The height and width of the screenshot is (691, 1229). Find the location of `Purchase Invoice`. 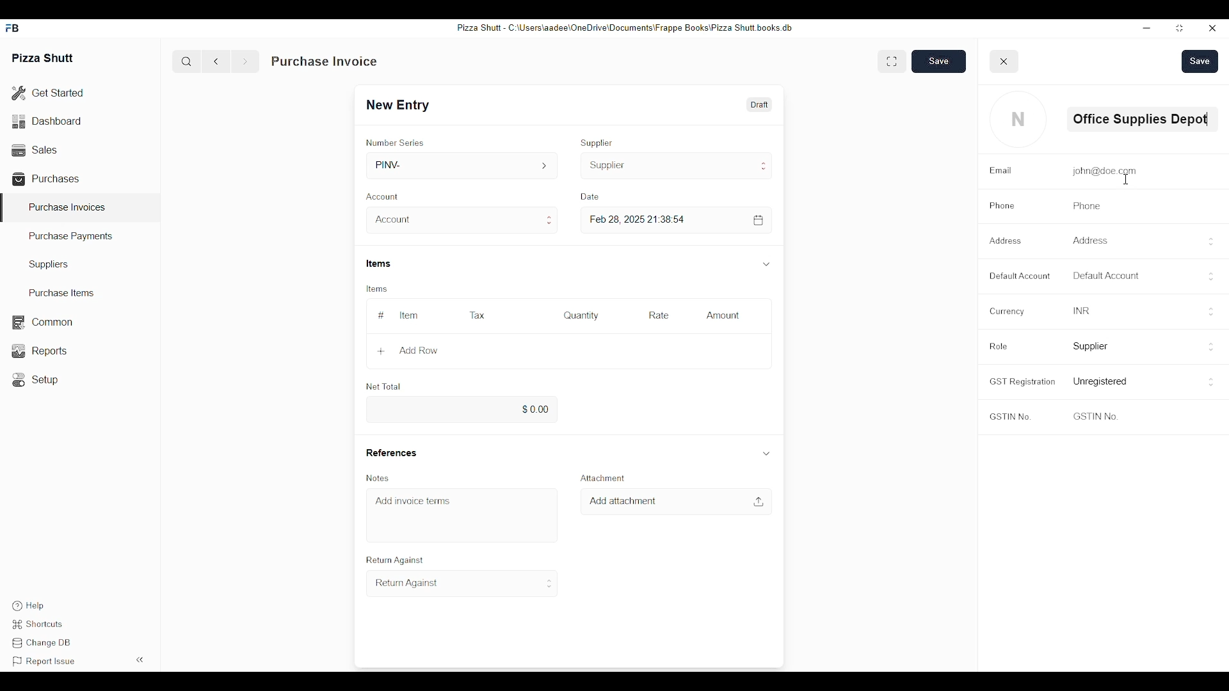

Purchase Invoice is located at coordinates (325, 61).